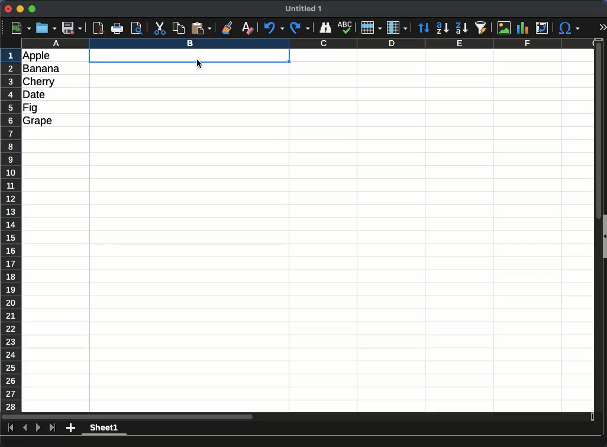  I want to click on close, so click(8, 9).